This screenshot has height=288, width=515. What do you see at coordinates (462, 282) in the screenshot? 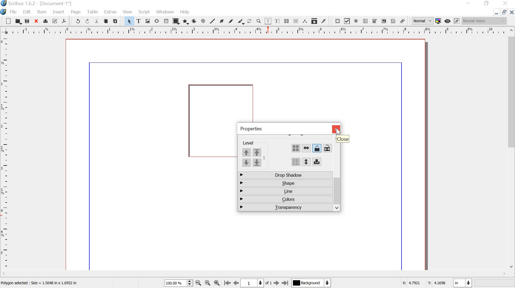
I see `in` at bounding box center [462, 282].